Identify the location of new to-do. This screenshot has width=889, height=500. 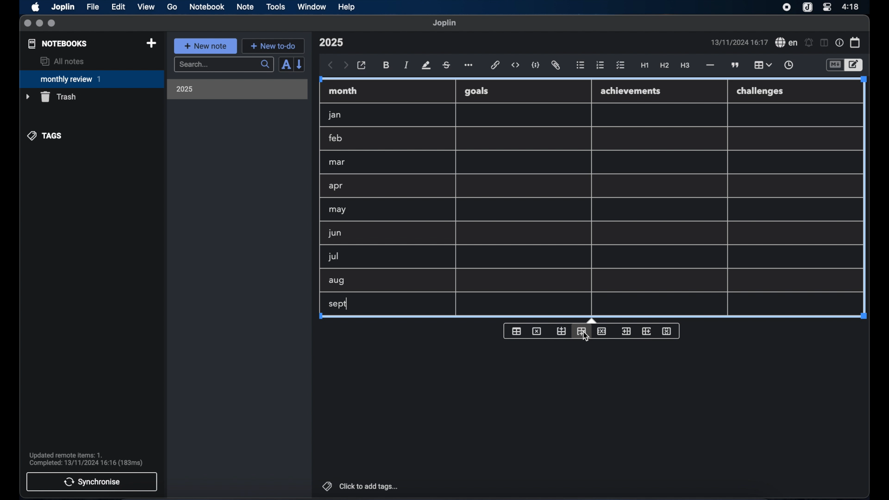
(274, 46).